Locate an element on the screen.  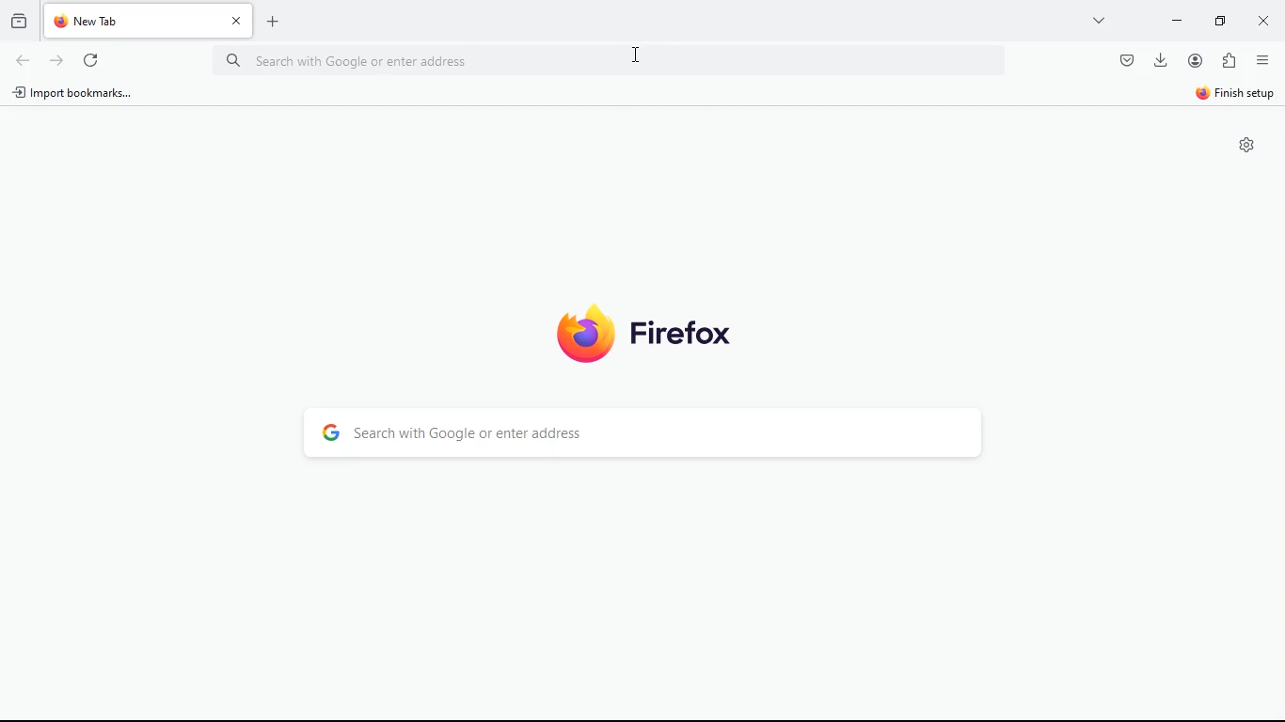
hystoric is located at coordinates (21, 19).